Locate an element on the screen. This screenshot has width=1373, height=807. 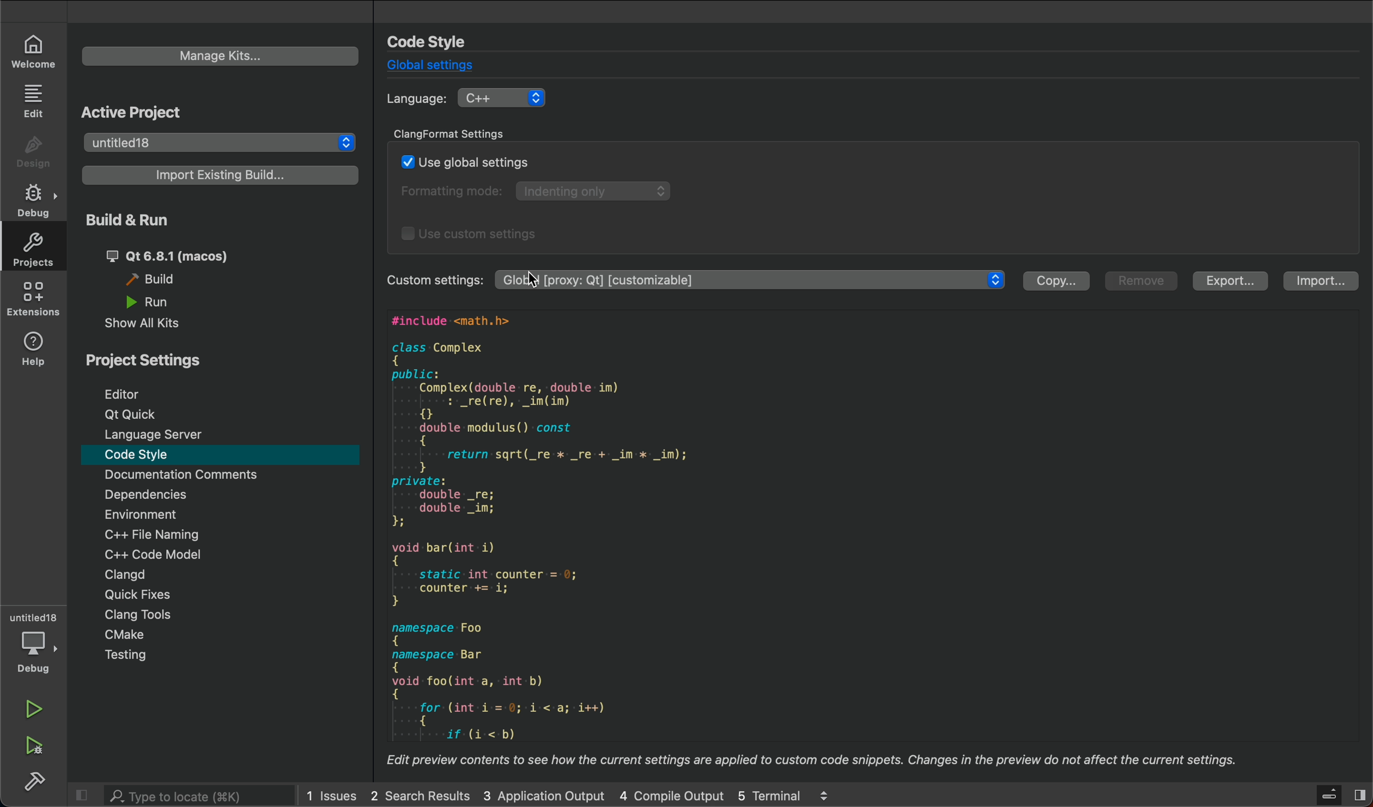
close sidebar is located at coordinates (1342, 794).